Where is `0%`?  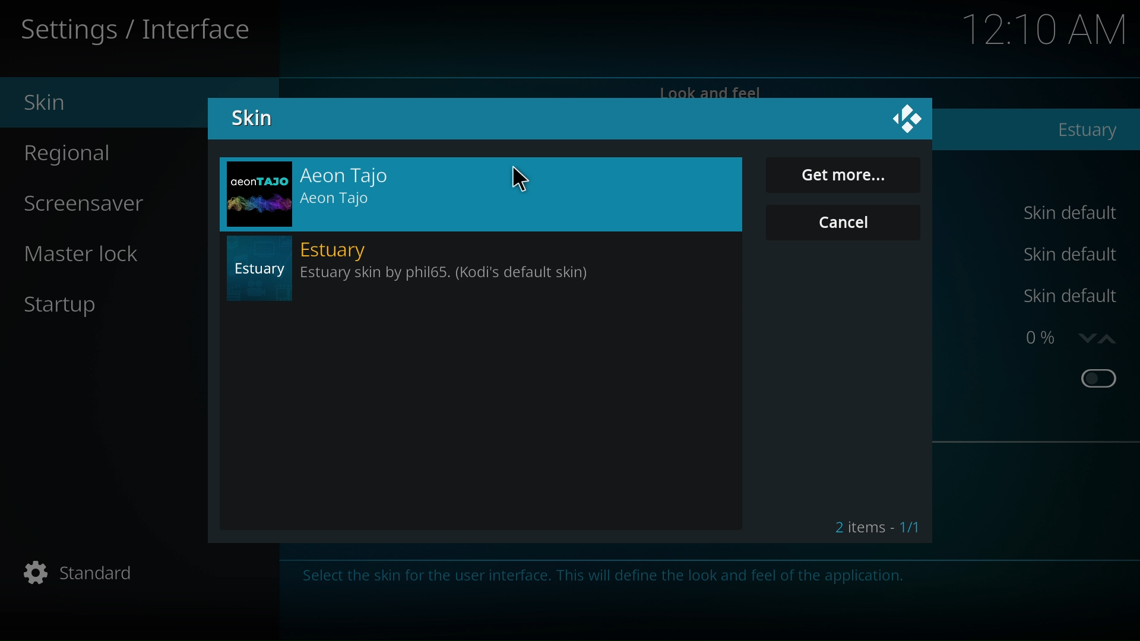 0% is located at coordinates (1041, 338).